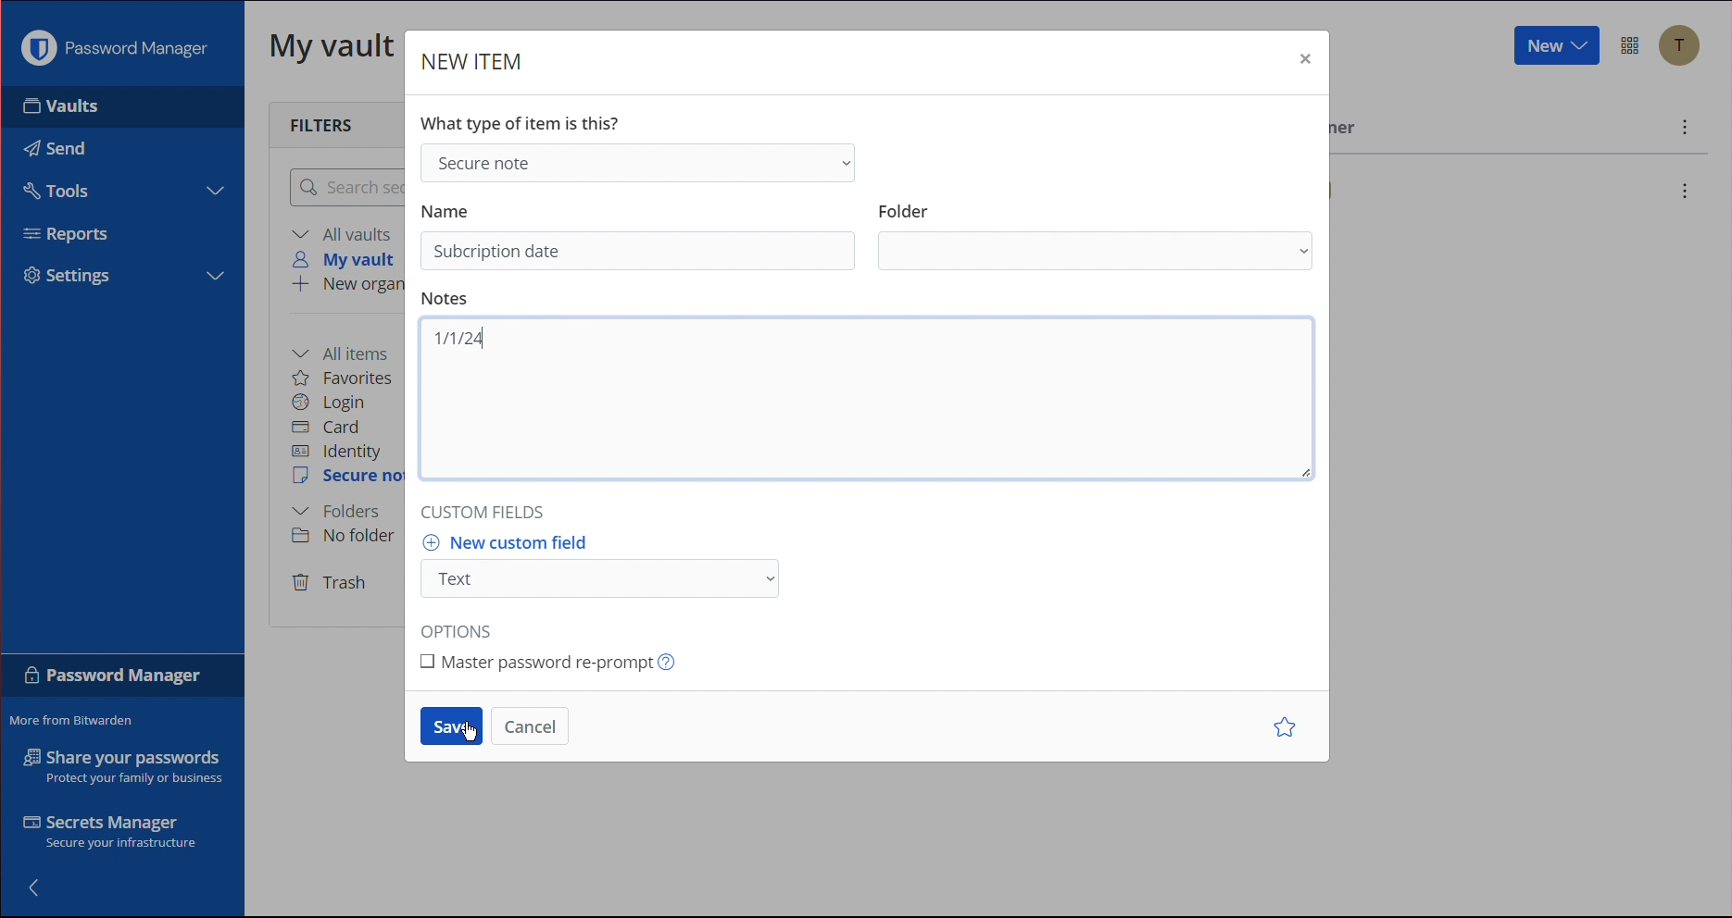  I want to click on New Item, so click(473, 63).